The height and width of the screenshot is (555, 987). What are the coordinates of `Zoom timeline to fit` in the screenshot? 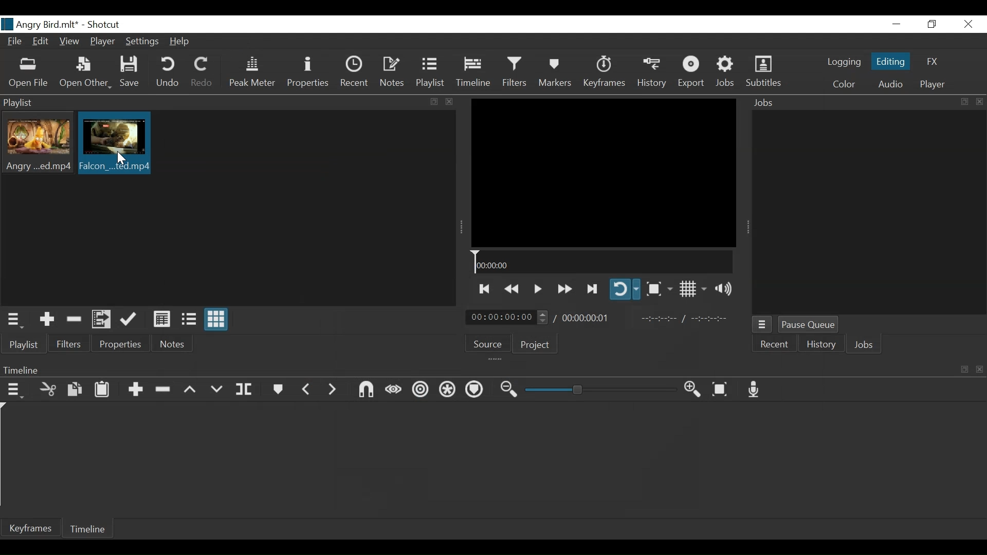 It's located at (724, 388).